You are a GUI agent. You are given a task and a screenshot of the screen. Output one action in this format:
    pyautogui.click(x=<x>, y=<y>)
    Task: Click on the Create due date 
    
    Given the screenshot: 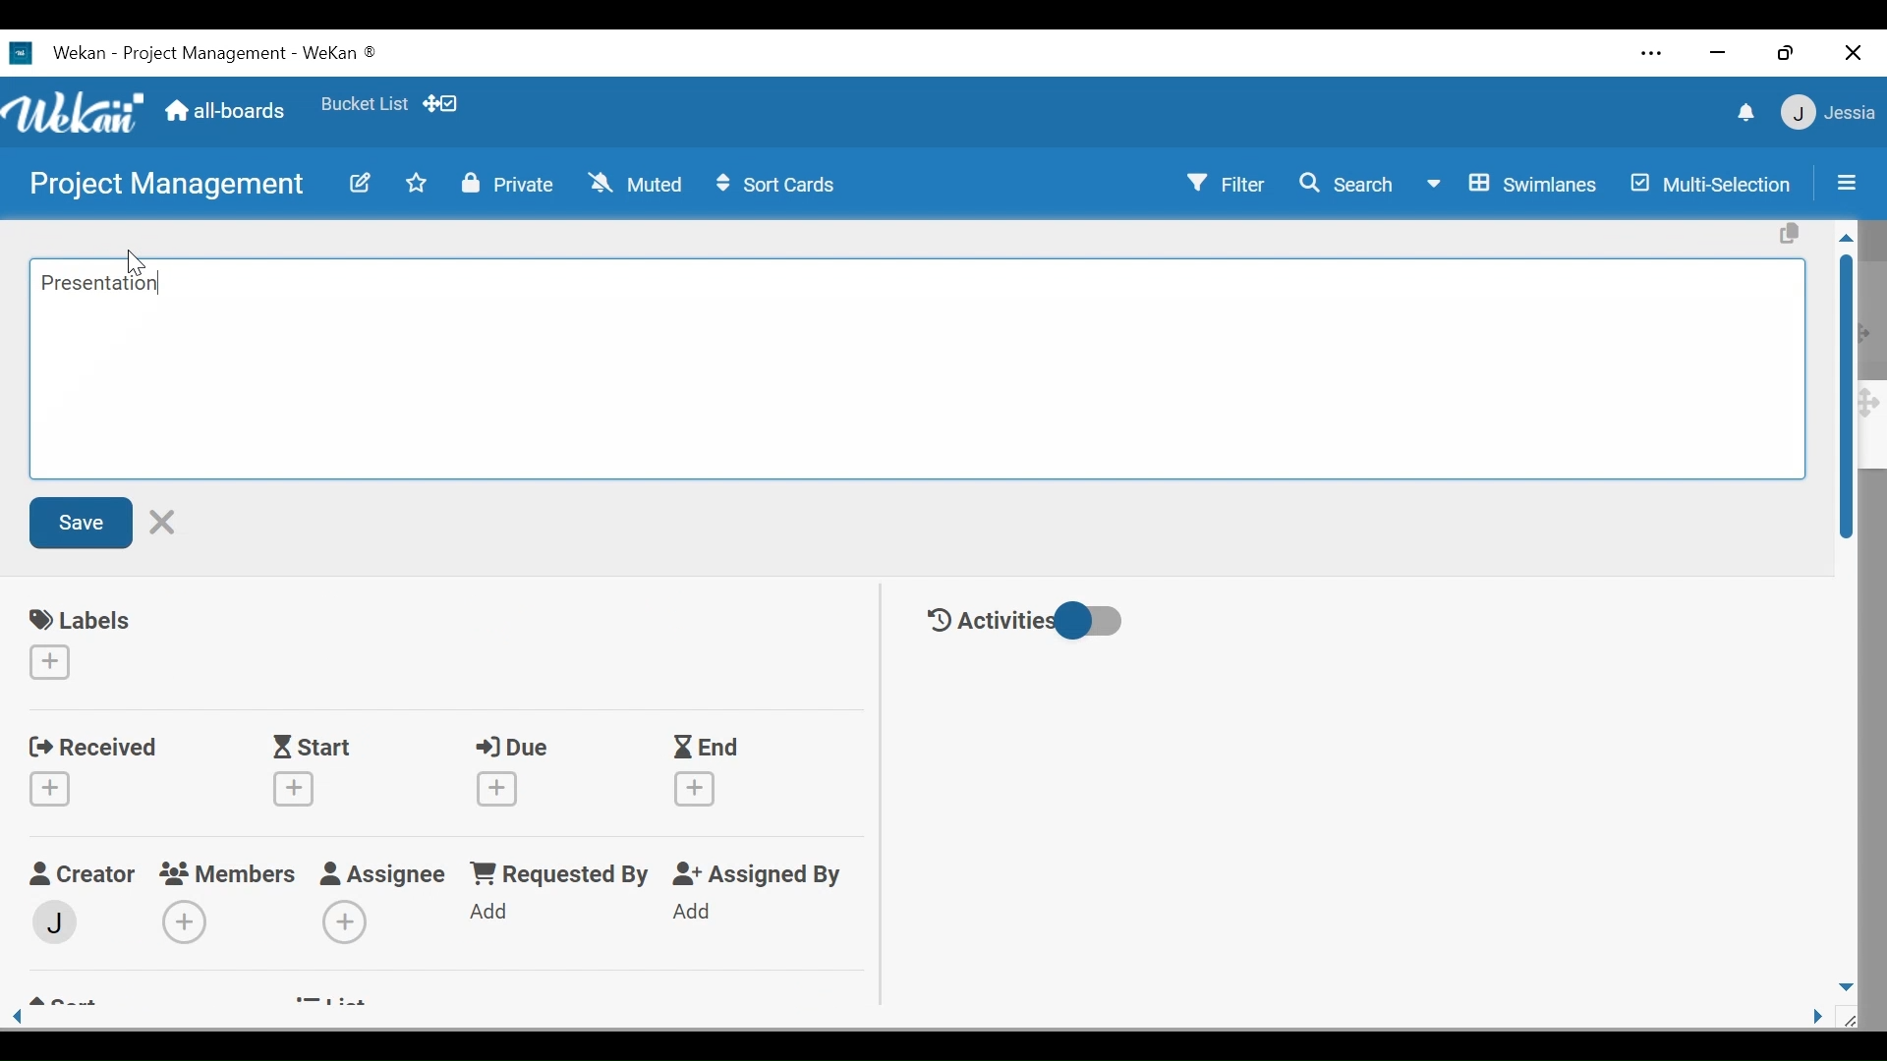 What is the action you would take?
    pyautogui.click(x=497, y=789)
    